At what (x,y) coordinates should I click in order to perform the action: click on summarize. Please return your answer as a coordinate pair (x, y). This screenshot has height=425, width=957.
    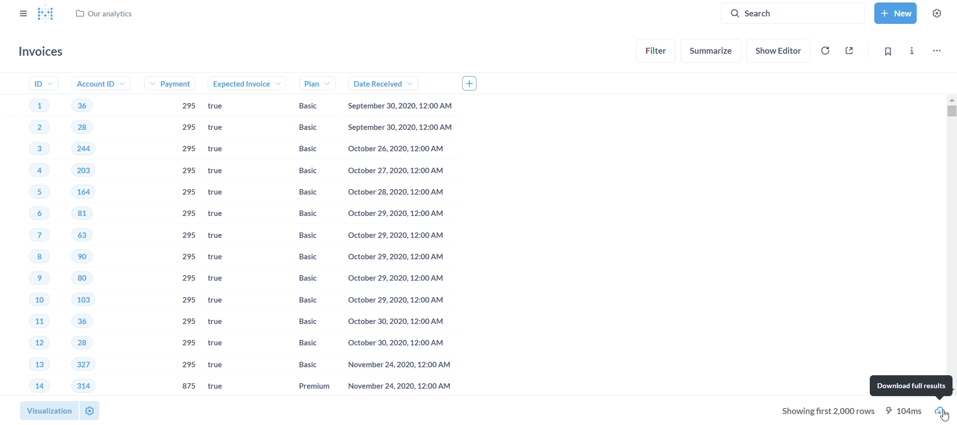
    Looking at the image, I should click on (712, 51).